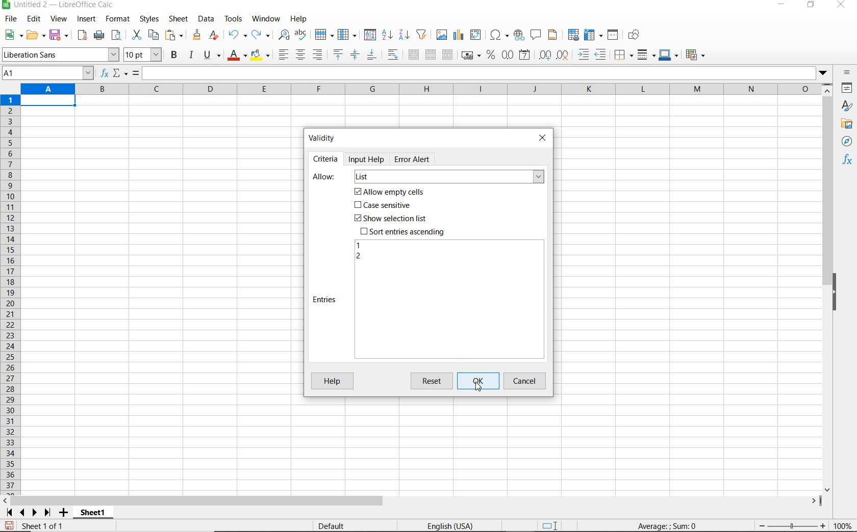 Image resolution: width=857 pixels, height=532 pixels. Describe the element at coordinates (788, 525) in the screenshot. I see `zoom out or zoom in` at that location.